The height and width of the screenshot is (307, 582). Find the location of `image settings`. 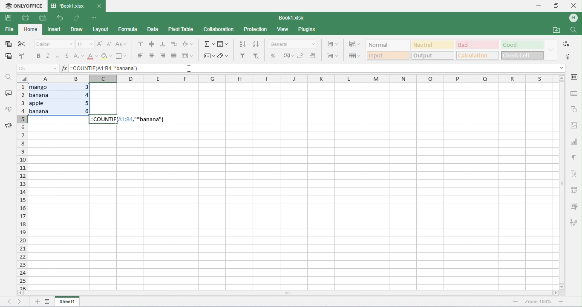

image settings is located at coordinates (575, 126).